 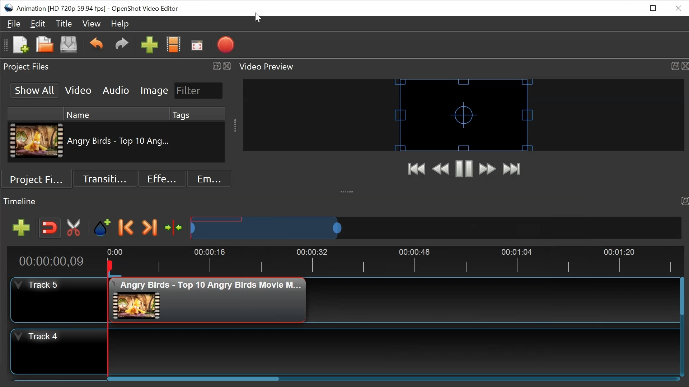 What do you see at coordinates (119, 24) in the screenshot?
I see `Help` at bounding box center [119, 24].